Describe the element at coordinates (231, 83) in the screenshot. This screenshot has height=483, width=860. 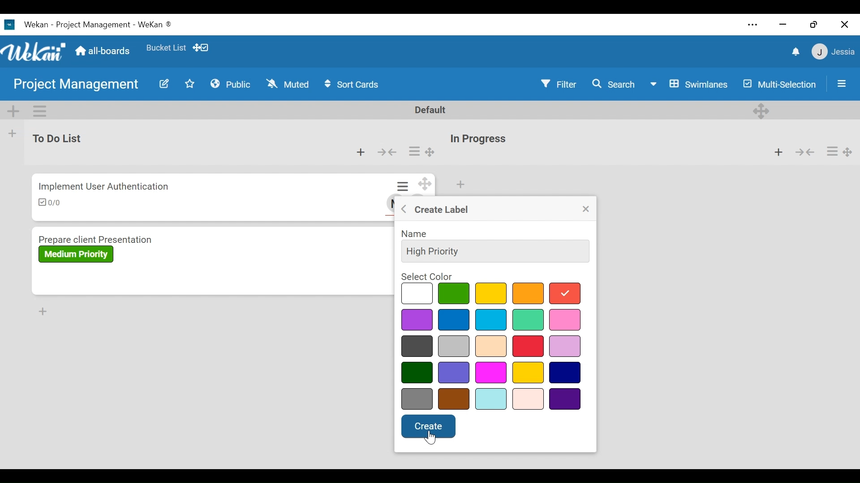
I see `Public` at that location.